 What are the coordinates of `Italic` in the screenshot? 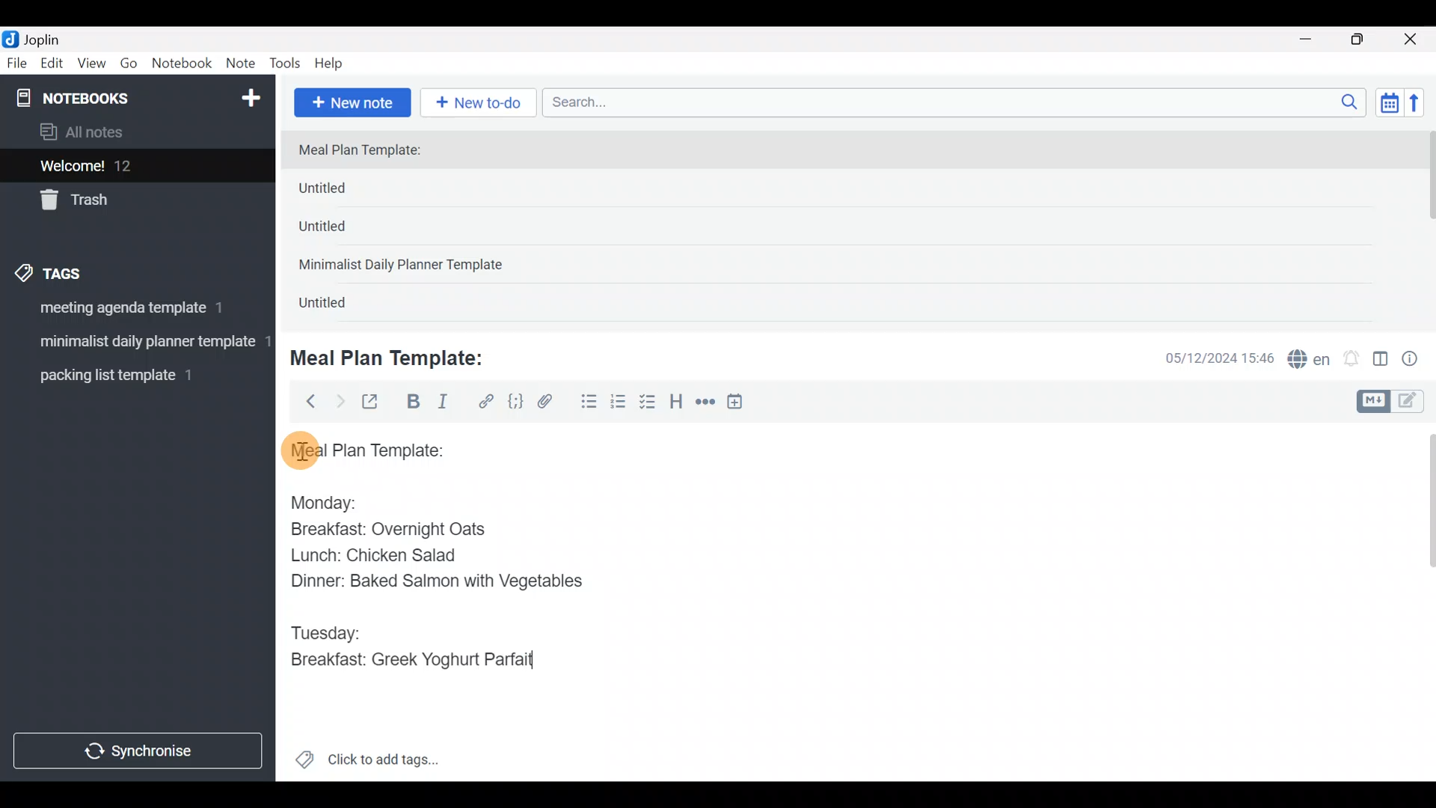 It's located at (441, 405).